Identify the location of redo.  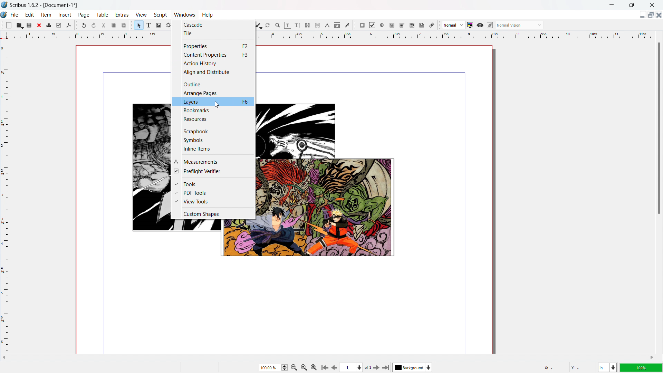
(94, 25).